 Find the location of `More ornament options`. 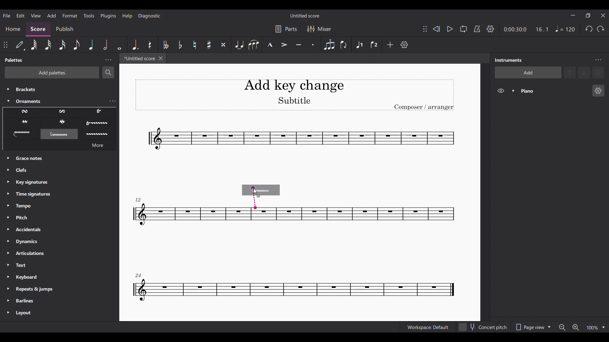

More ornament options is located at coordinates (97, 145).